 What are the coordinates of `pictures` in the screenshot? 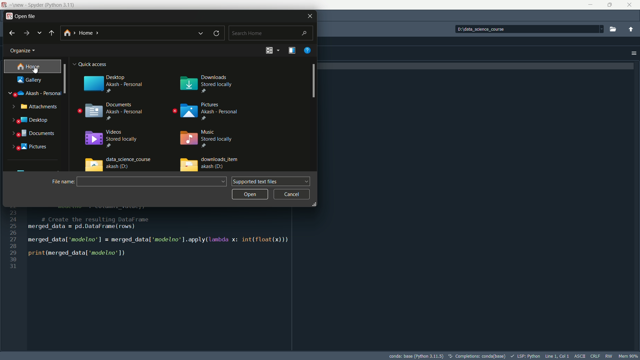 It's located at (207, 112).